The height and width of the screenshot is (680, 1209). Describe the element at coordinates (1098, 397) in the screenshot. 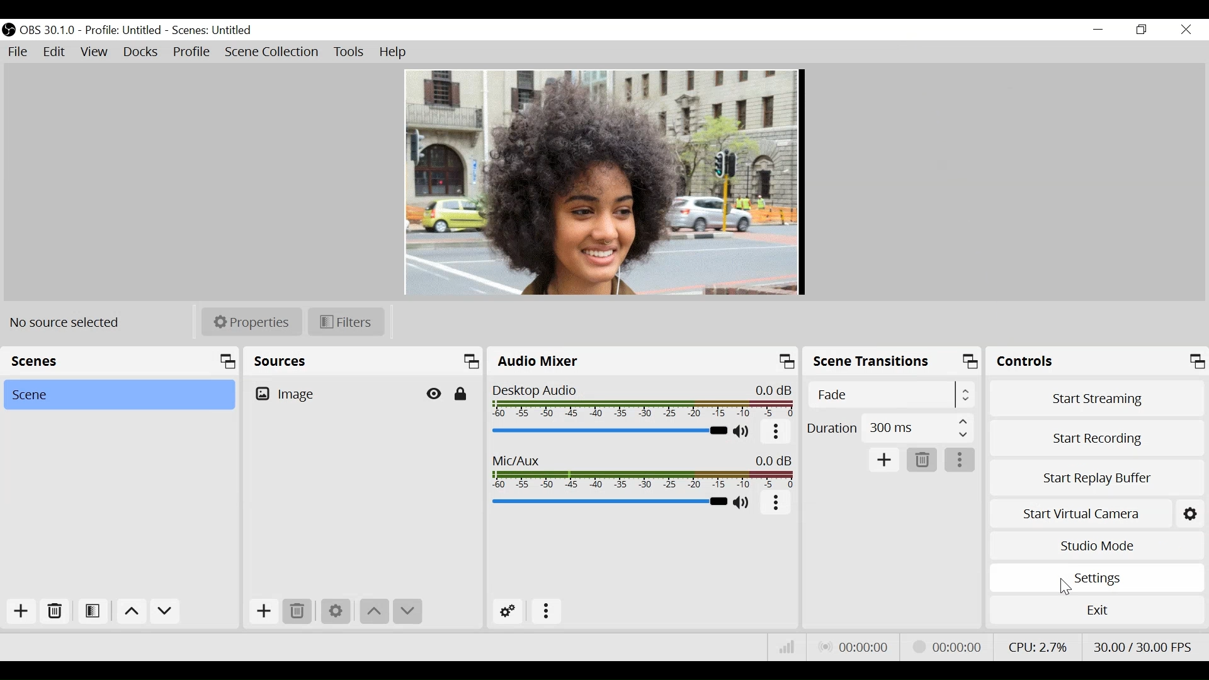

I see `Start Streaming` at that location.